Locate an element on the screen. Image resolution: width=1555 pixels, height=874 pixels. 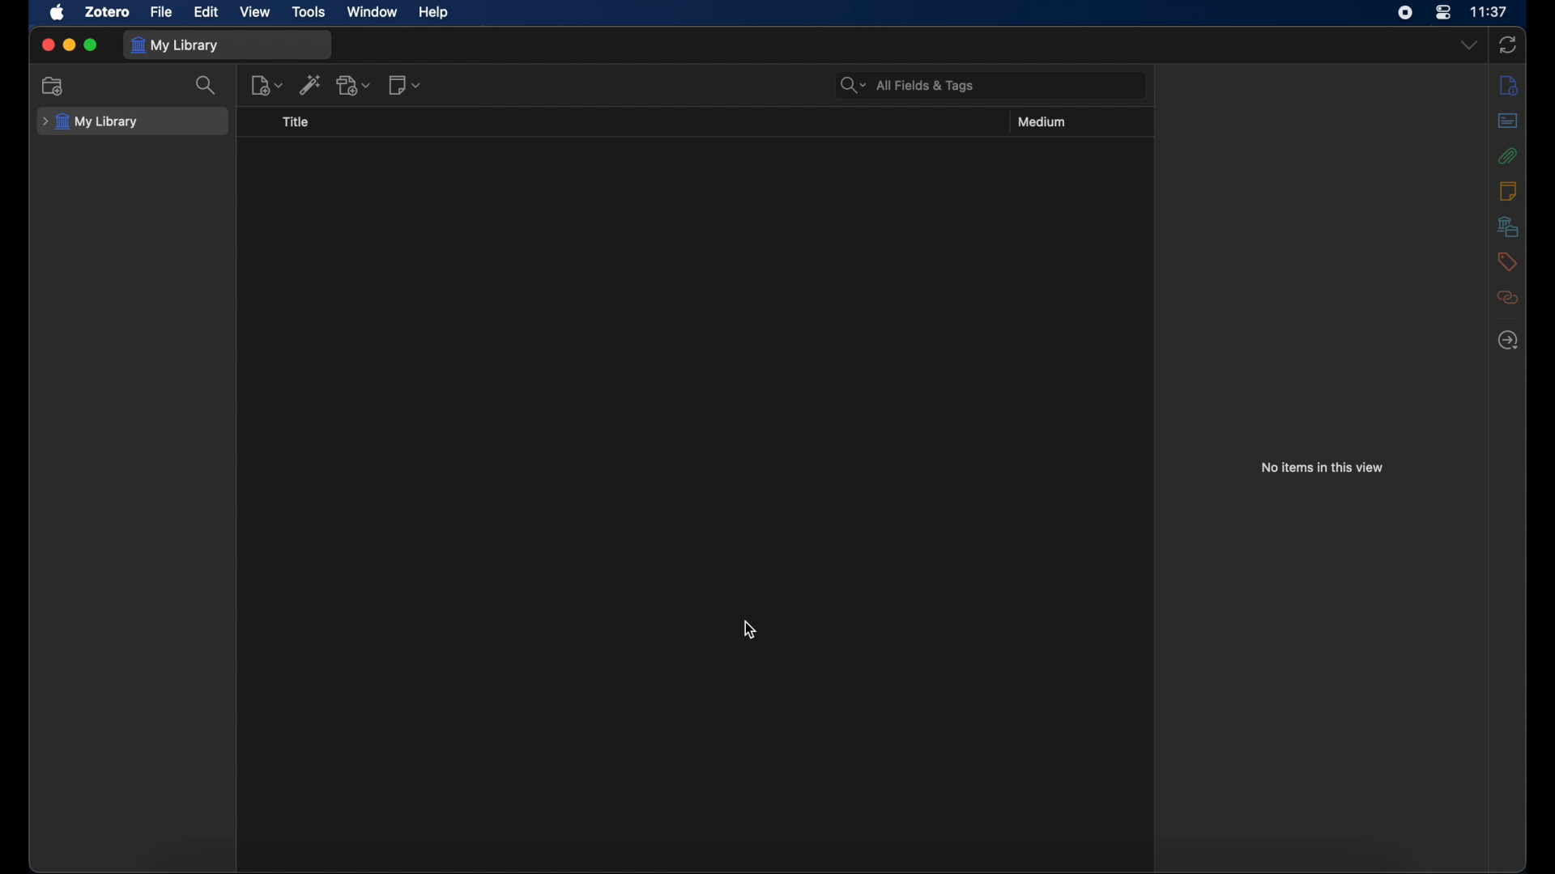
help is located at coordinates (433, 13).